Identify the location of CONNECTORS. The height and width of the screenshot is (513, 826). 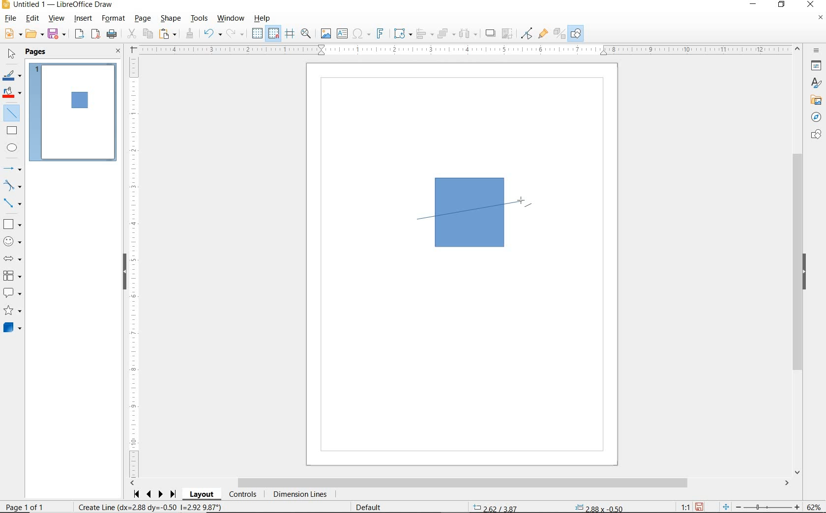
(12, 204).